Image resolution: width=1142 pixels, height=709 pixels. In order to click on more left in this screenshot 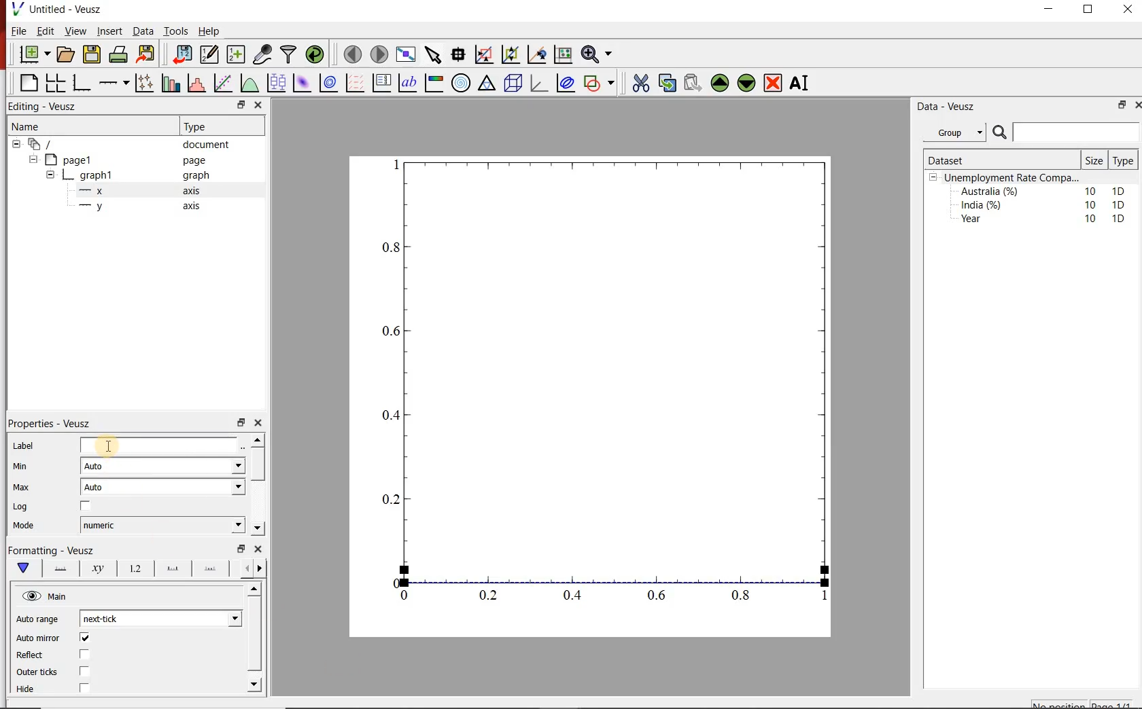, I will do `click(244, 568)`.